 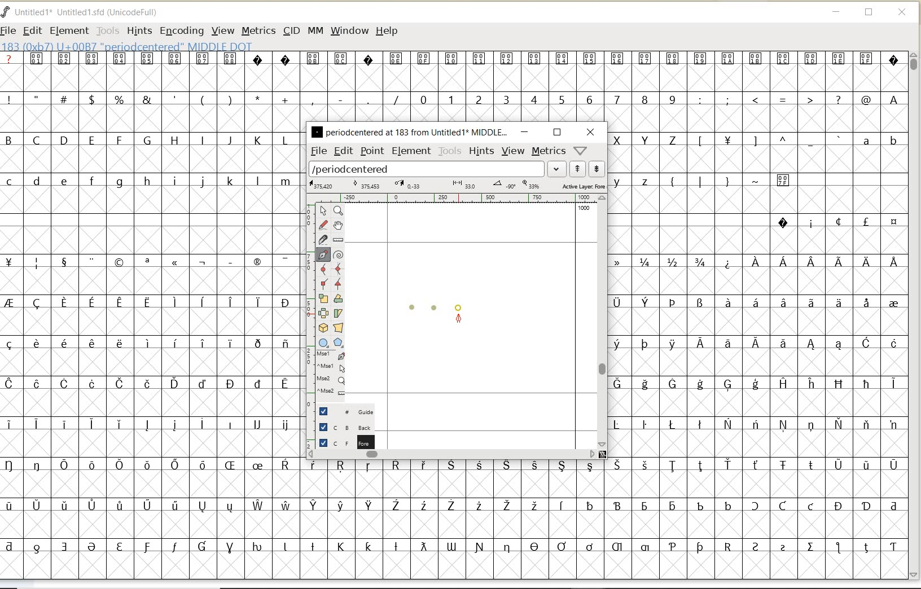 I want to click on foreground, so click(x=343, y=441).